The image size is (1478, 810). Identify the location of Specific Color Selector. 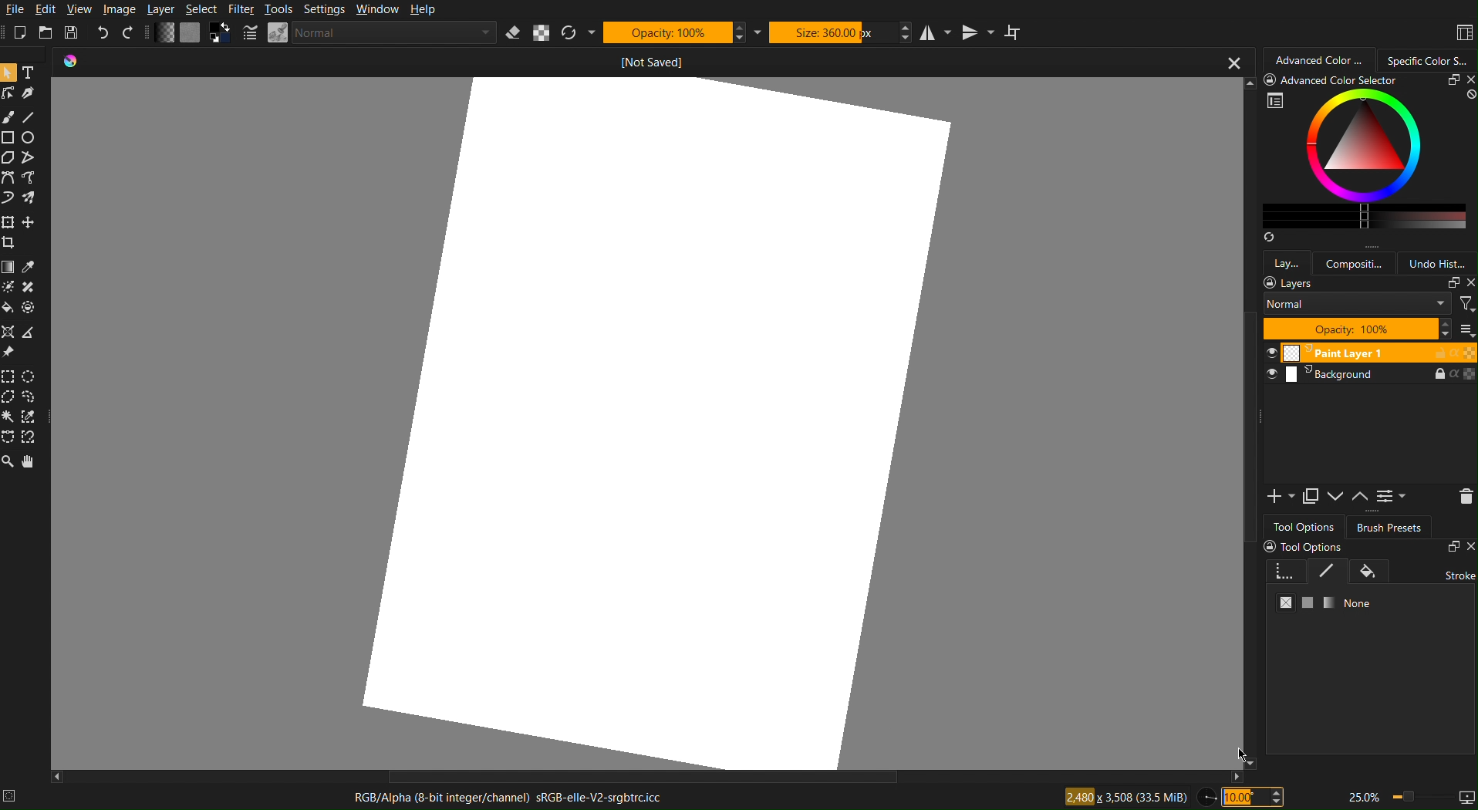
(1431, 59).